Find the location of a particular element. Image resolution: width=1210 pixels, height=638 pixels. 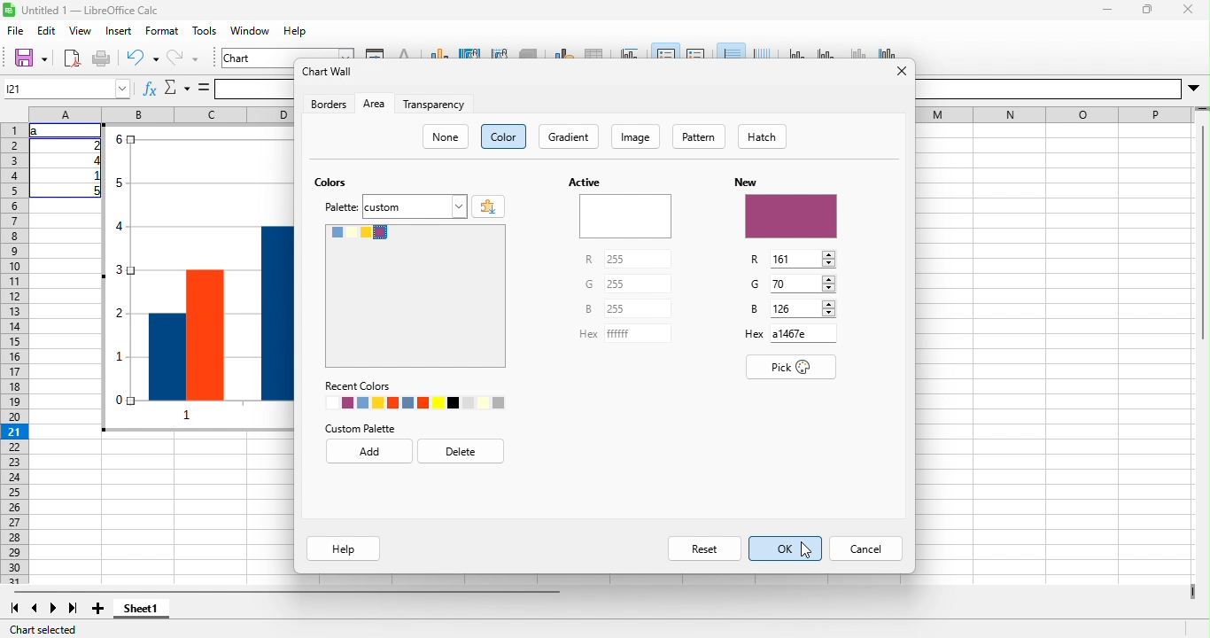

Increase/Decrease B value is located at coordinates (829, 308).